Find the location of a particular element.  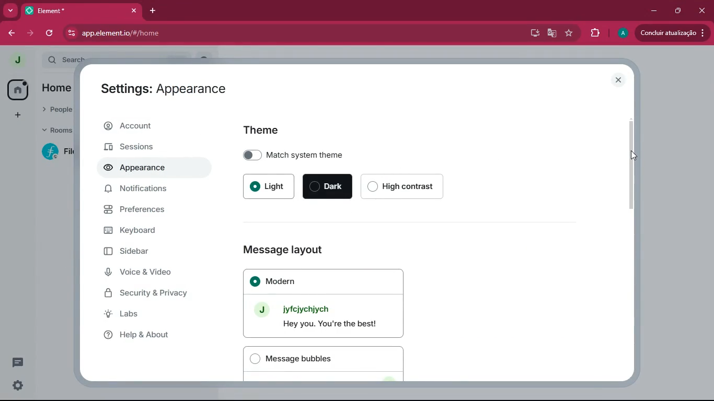

home is located at coordinates (14, 89).